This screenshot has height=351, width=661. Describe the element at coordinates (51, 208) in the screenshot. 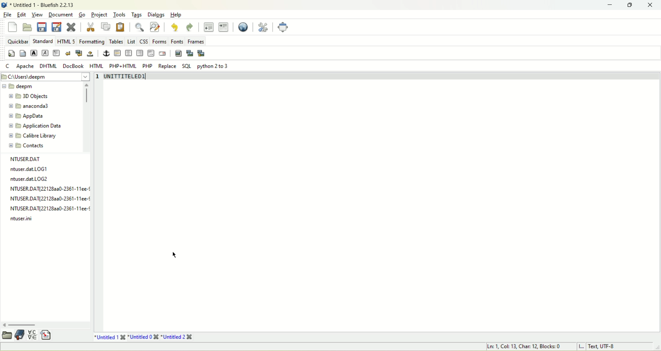

I see `log` at that location.